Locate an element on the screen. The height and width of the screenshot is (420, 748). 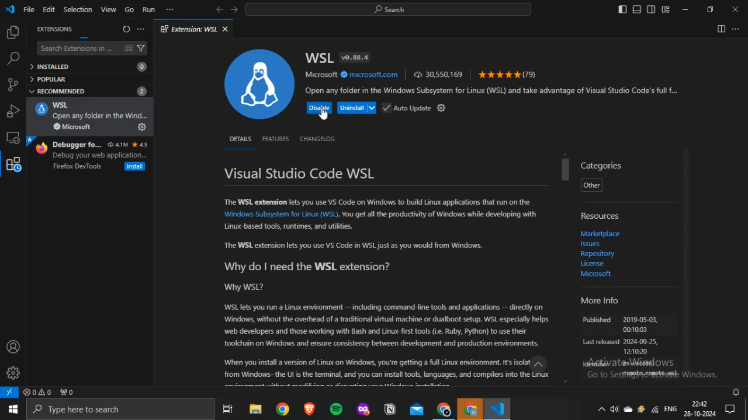
explorer is located at coordinates (12, 33).